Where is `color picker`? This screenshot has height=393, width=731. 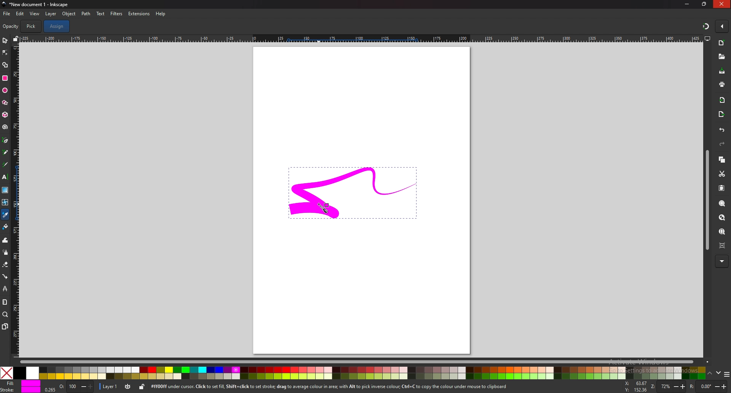 color picker is located at coordinates (6, 215).